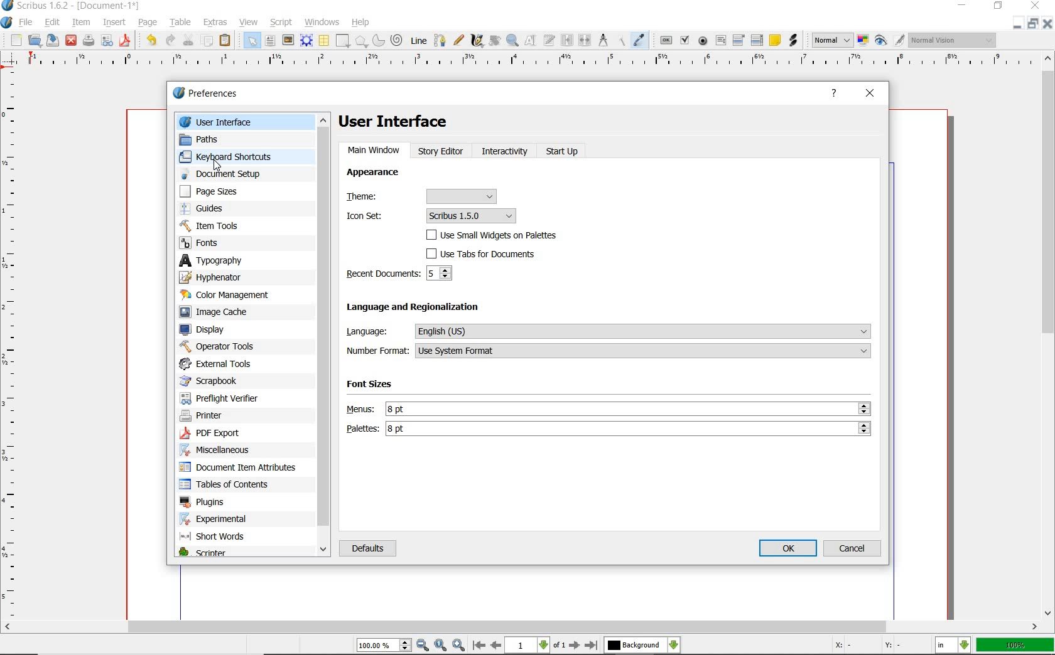  What do you see at coordinates (534, 646) in the screenshot?
I see `move to next or previous page` at bounding box center [534, 646].